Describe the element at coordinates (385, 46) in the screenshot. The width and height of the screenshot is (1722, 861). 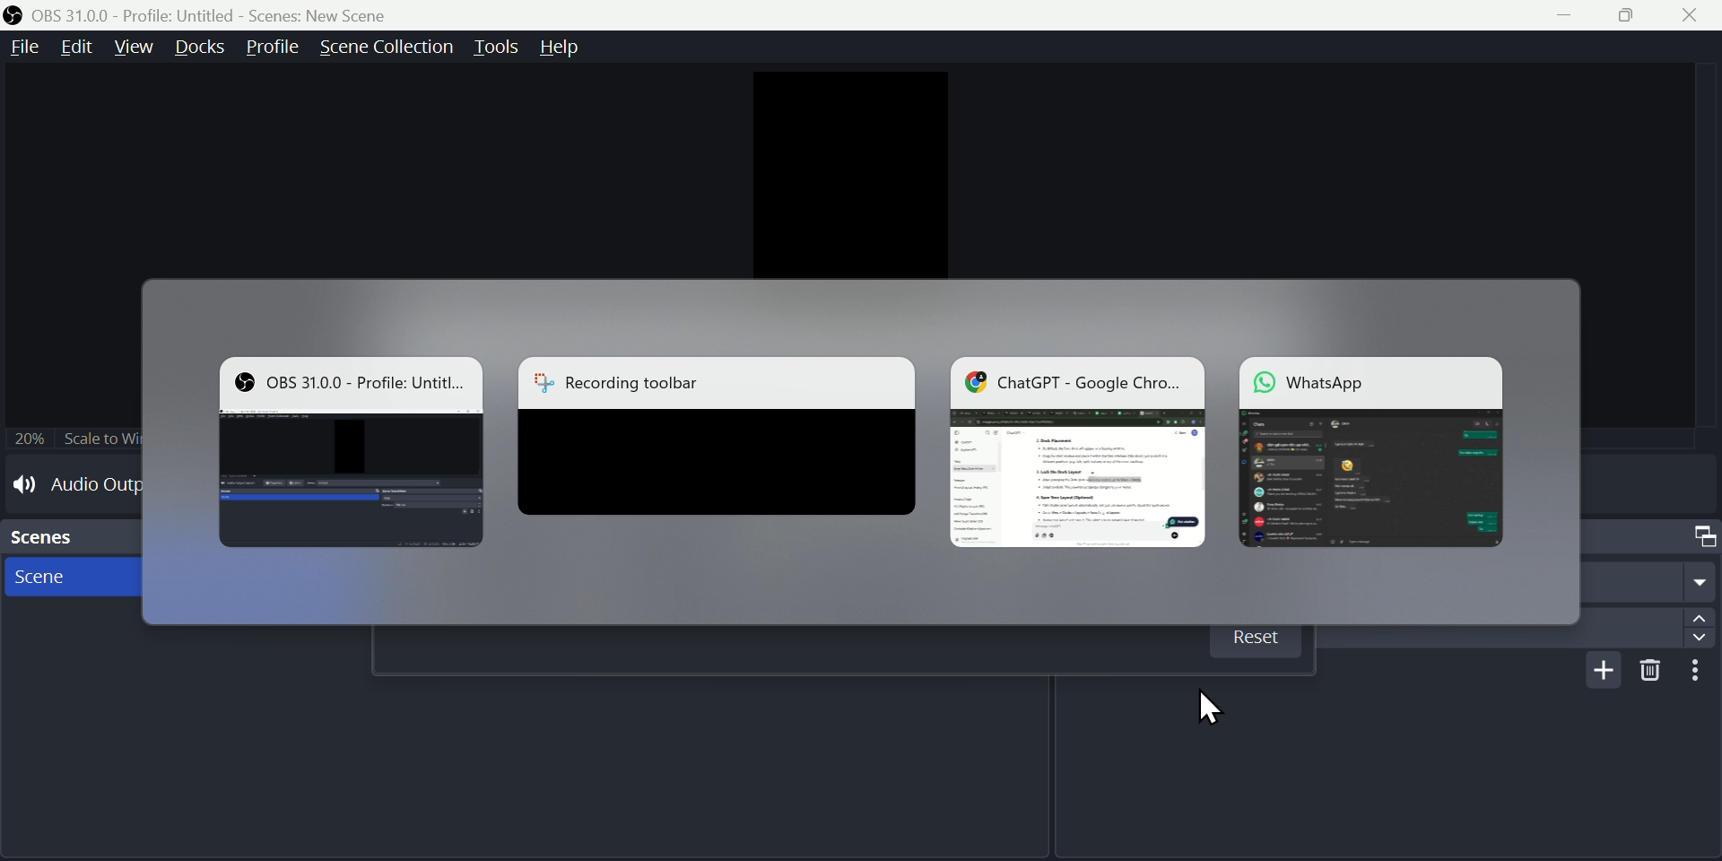
I see `scene collection` at that location.